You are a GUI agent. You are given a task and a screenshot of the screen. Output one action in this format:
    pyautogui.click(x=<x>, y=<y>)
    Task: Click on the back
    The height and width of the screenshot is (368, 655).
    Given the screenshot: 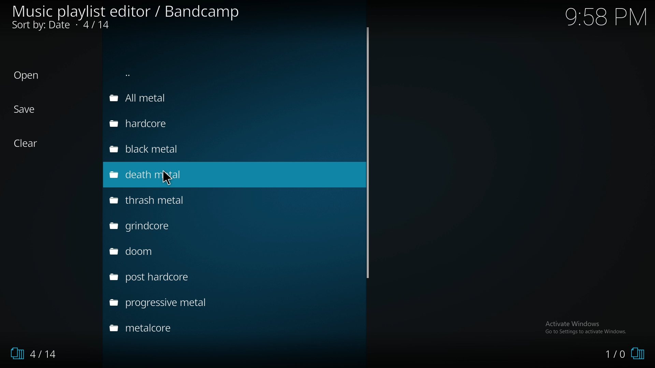 What is the action you would take?
    pyautogui.click(x=181, y=75)
    